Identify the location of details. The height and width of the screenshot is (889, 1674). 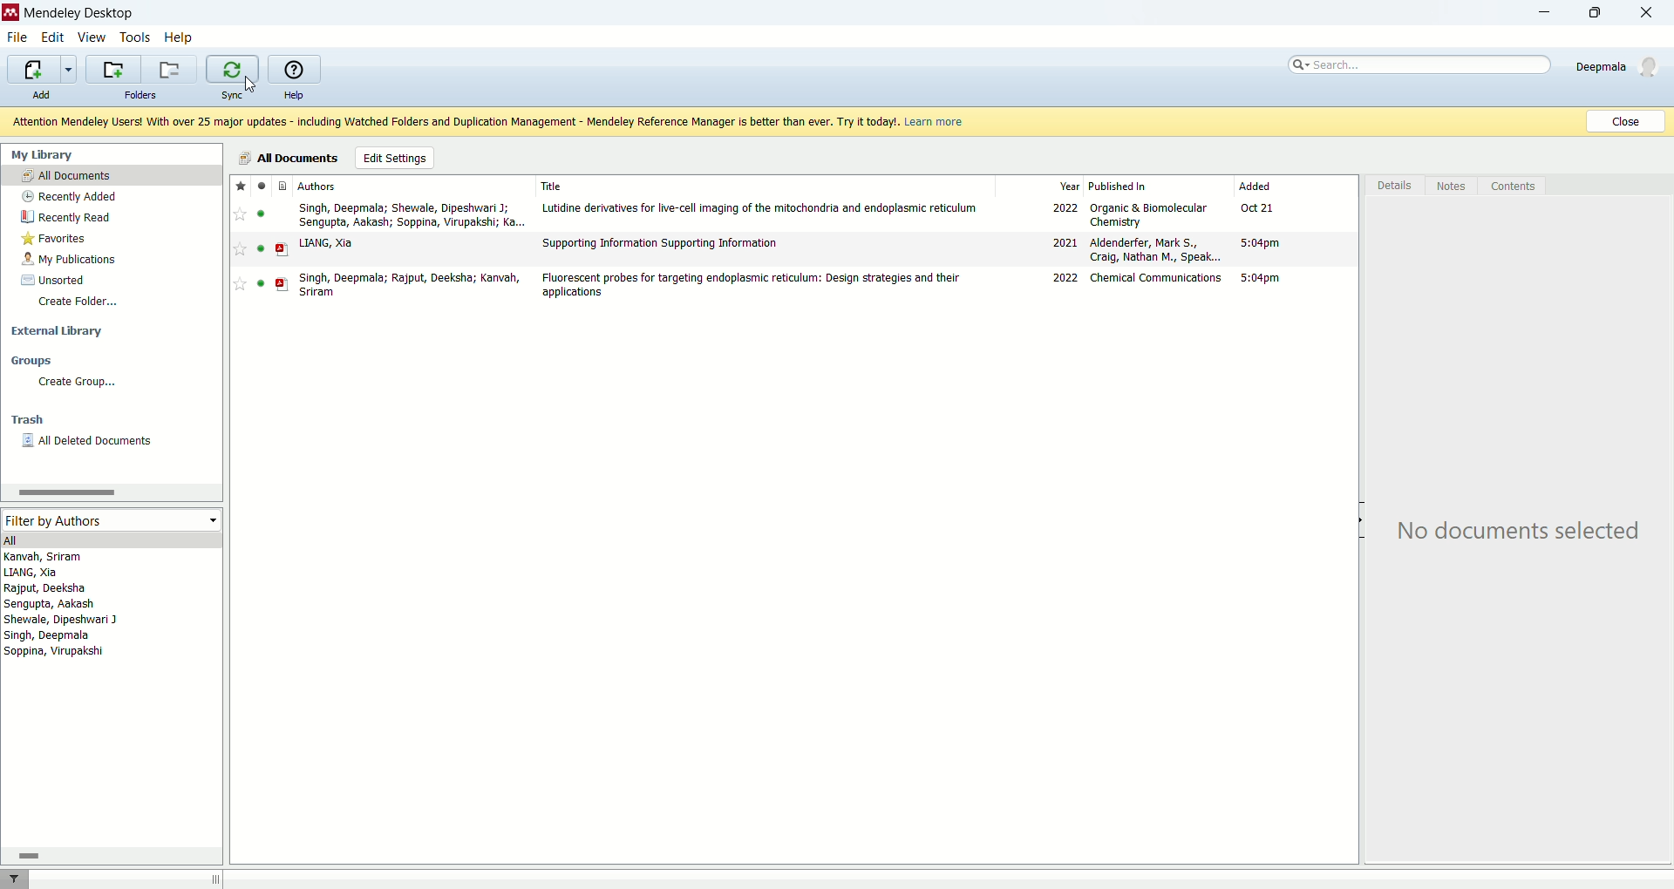
(1398, 185).